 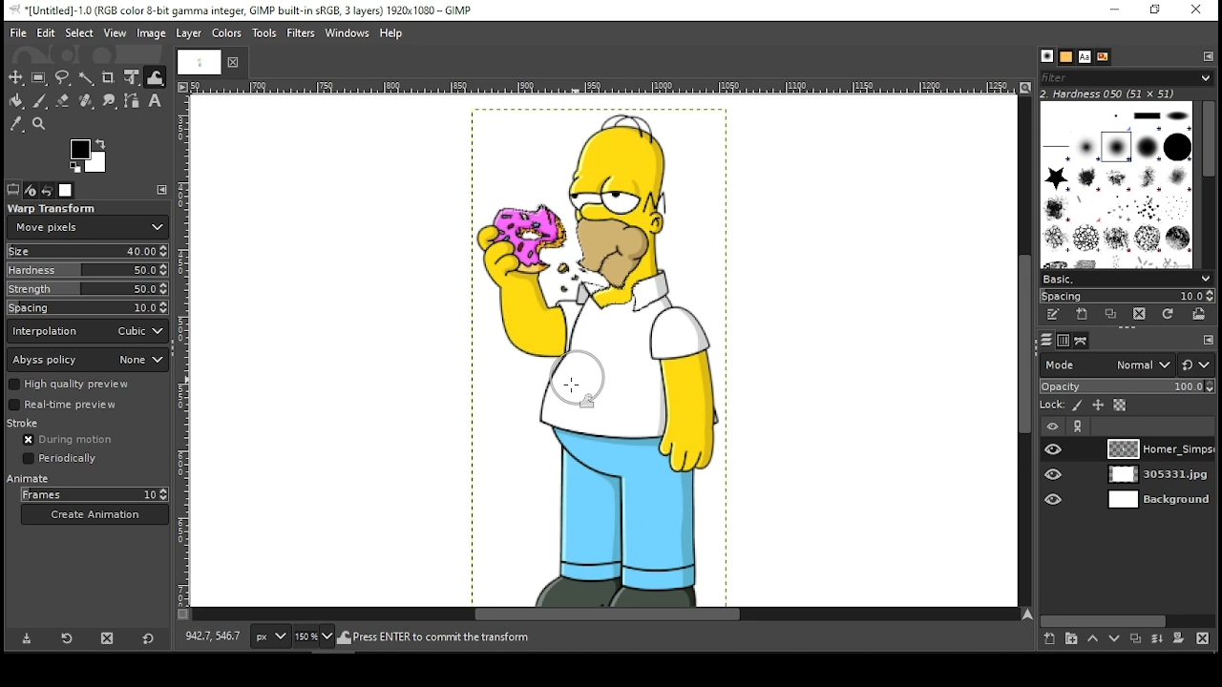 I want to click on windows, so click(x=347, y=32).